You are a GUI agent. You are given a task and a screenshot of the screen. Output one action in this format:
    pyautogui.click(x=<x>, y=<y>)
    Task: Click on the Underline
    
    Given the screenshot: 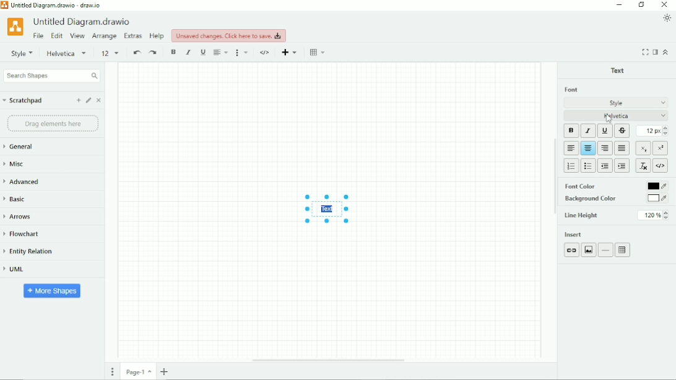 What is the action you would take?
    pyautogui.click(x=605, y=131)
    